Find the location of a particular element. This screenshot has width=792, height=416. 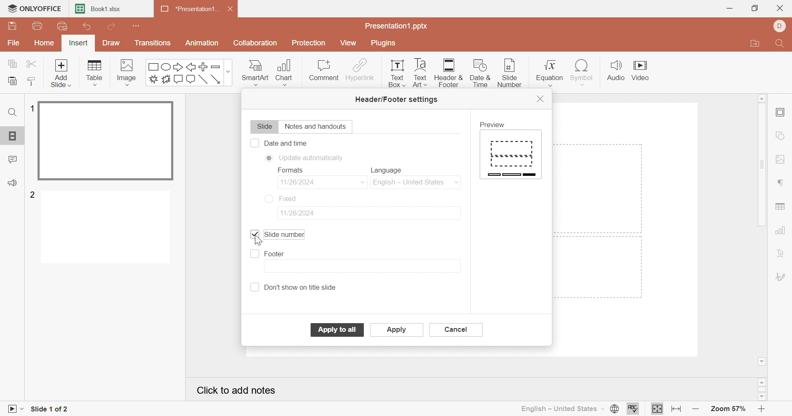

Plugins is located at coordinates (384, 43).